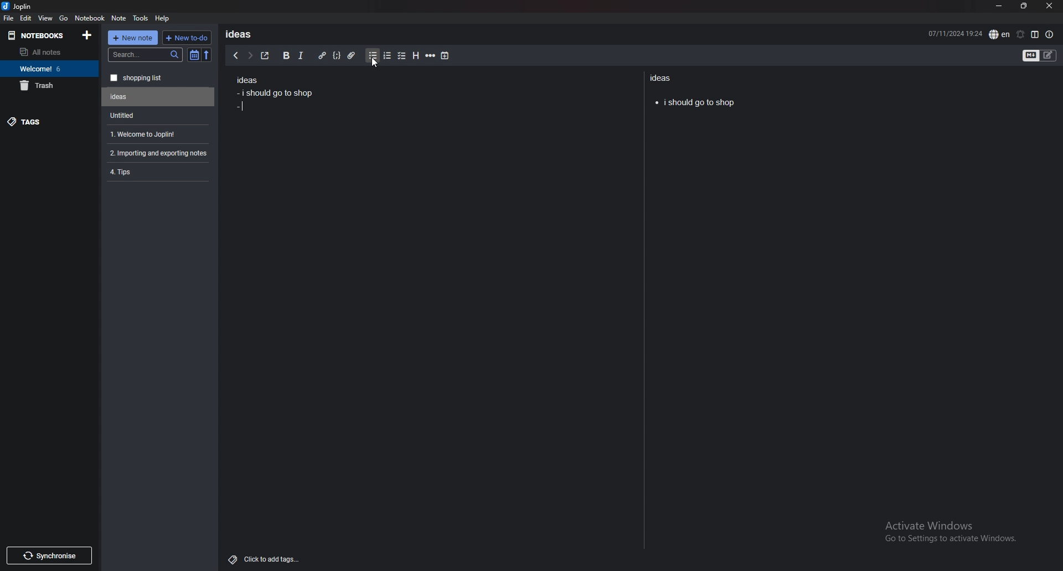  What do you see at coordinates (246, 81) in the screenshot?
I see `ideas` at bounding box center [246, 81].